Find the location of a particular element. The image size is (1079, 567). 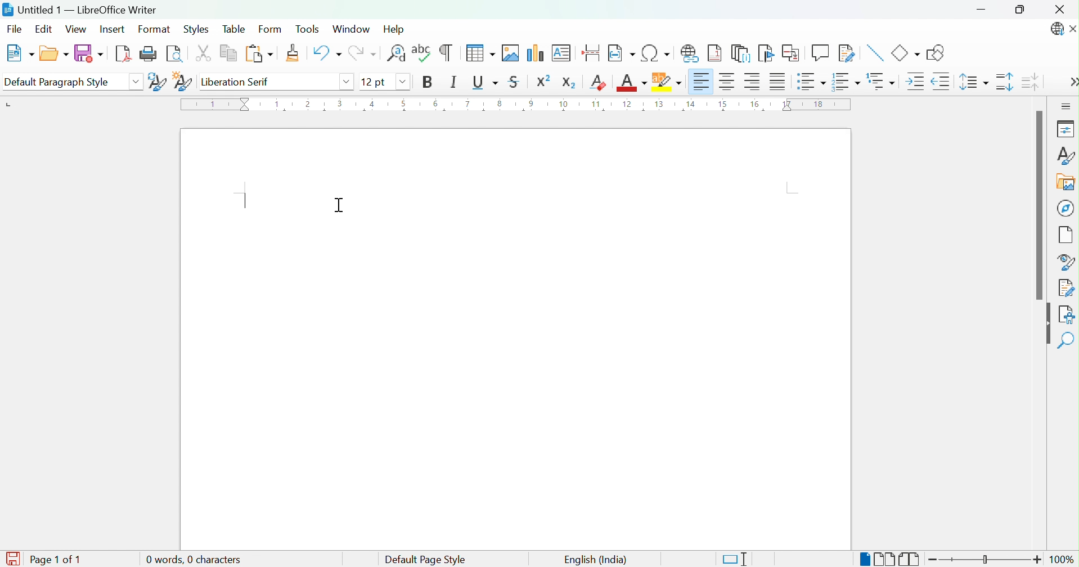

Open is located at coordinates (53, 54).